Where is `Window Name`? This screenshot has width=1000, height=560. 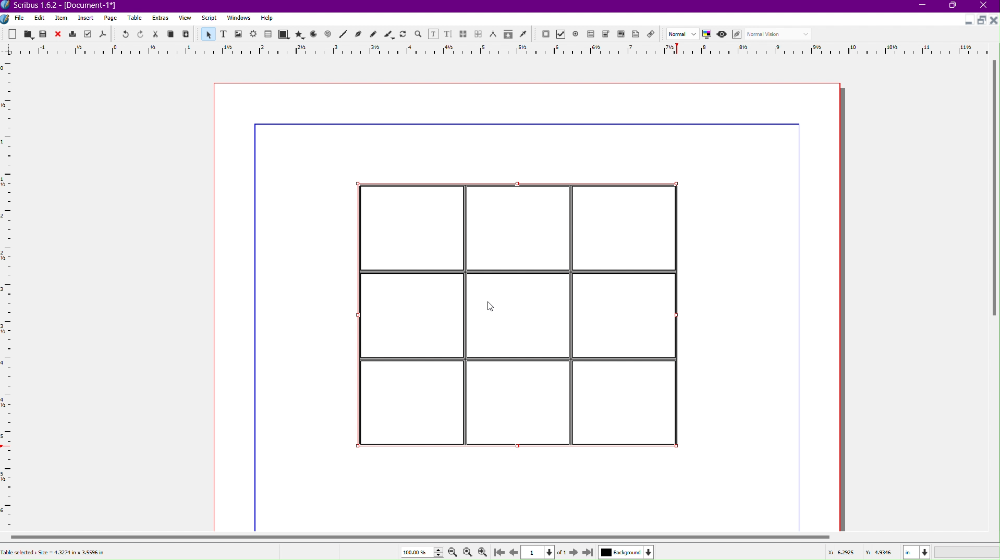 Window Name is located at coordinates (63, 6).